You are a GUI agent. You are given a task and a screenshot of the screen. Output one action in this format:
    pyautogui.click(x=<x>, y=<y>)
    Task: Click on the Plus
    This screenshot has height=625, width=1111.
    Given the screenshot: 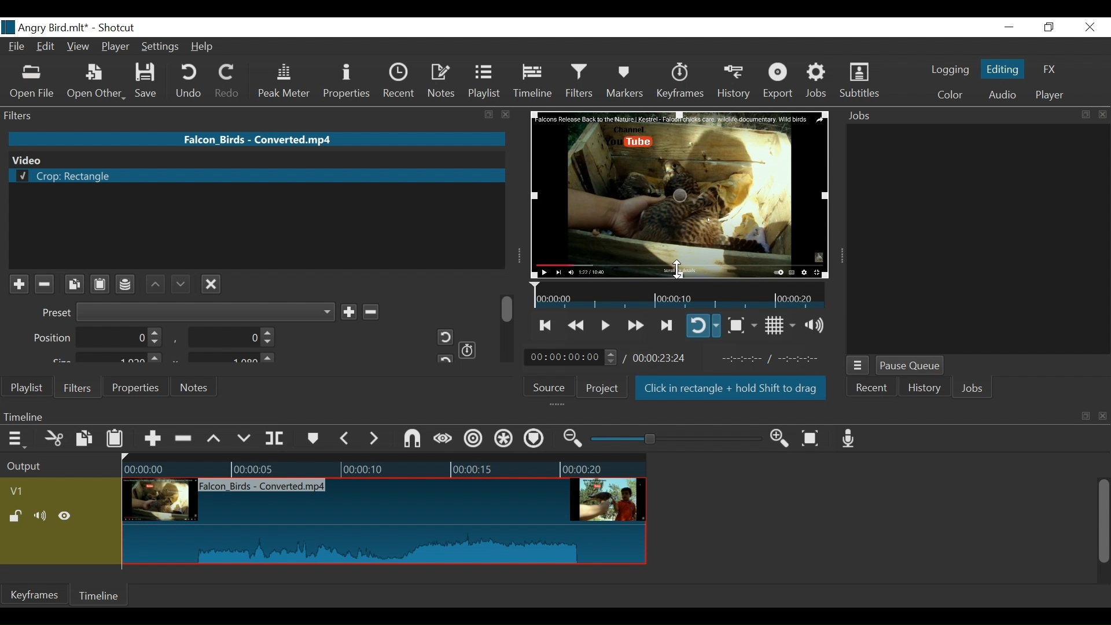 What is the action you would take?
    pyautogui.click(x=19, y=285)
    